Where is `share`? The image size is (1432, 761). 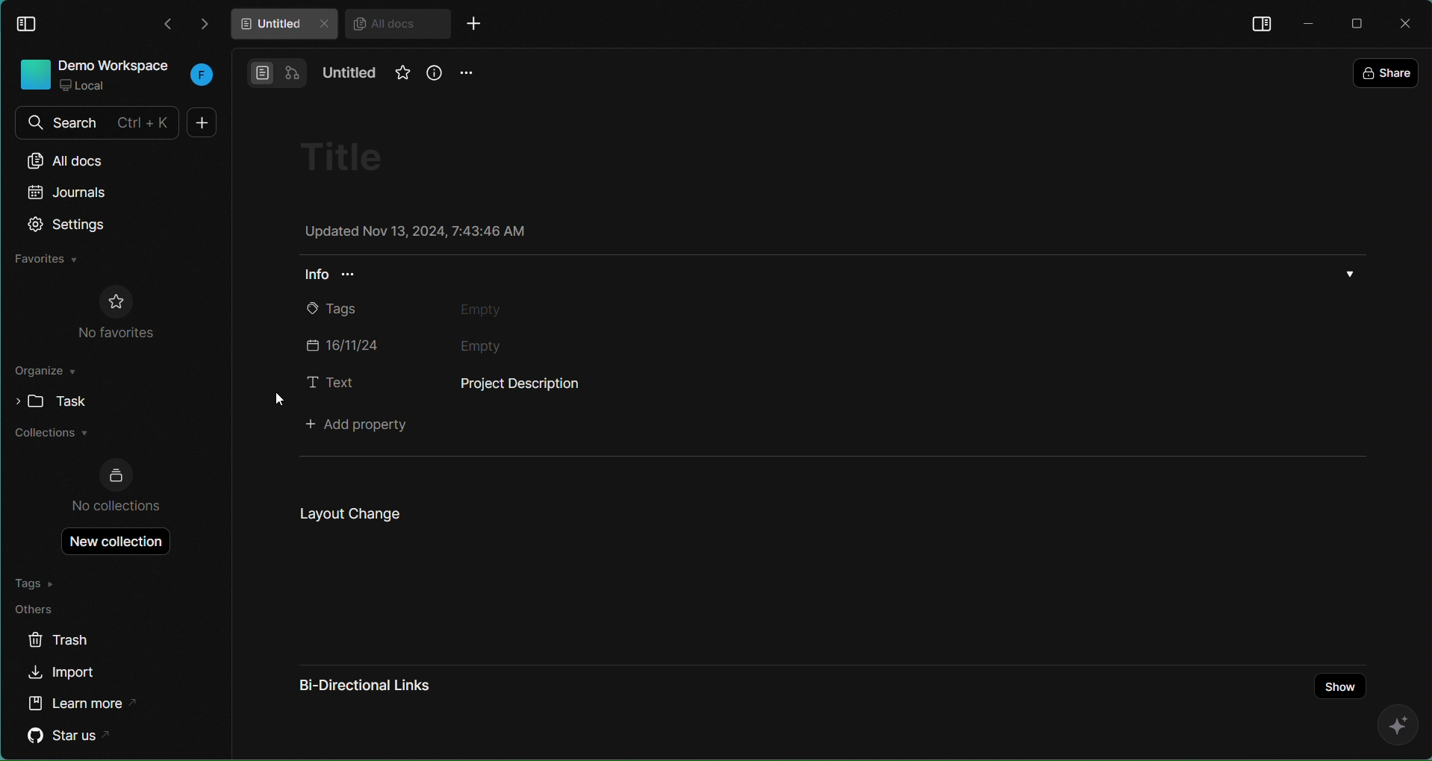 share is located at coordinates (1388, 69).